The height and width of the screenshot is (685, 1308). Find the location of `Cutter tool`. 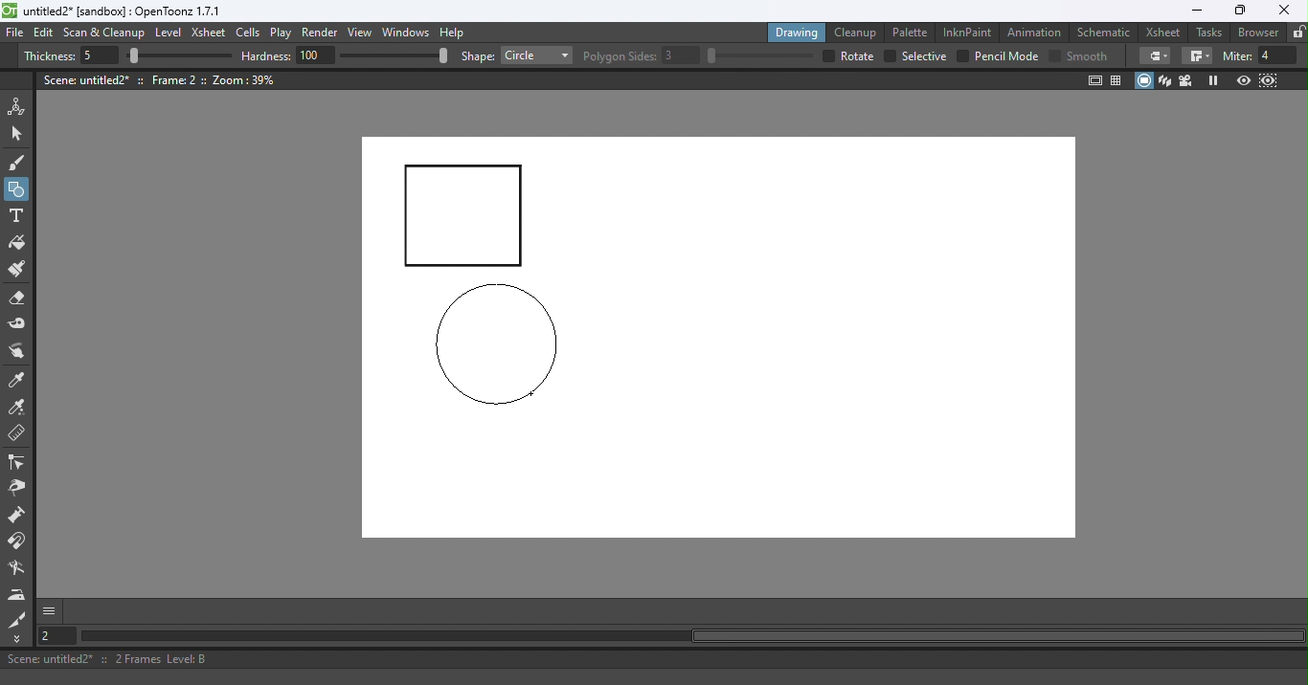

Cutter tool is located at coordinates (17, 619).